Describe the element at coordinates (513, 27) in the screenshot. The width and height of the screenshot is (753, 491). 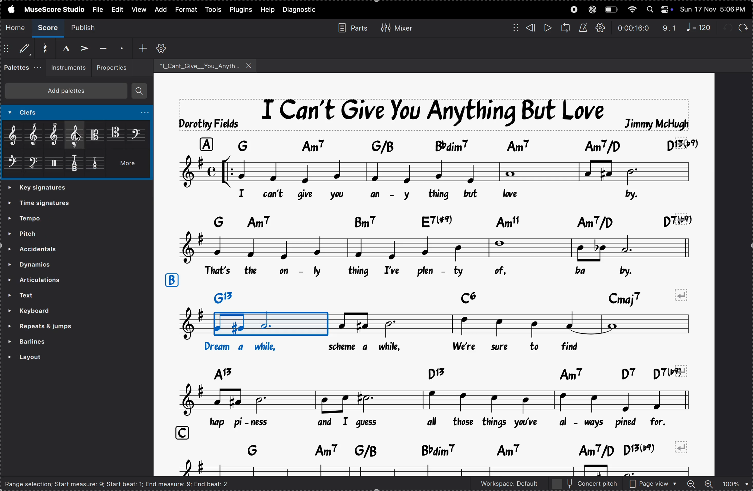
I see `matrix` at that location.